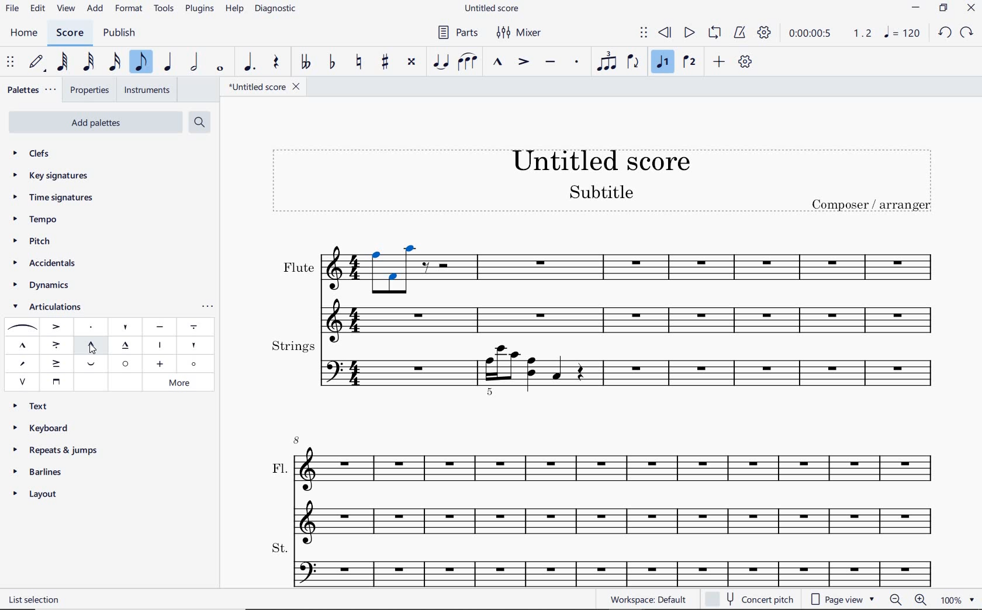 The width and height of the screenshot is (982, 610). I want to click on STACCATO ABOVE, so click(91, 327).